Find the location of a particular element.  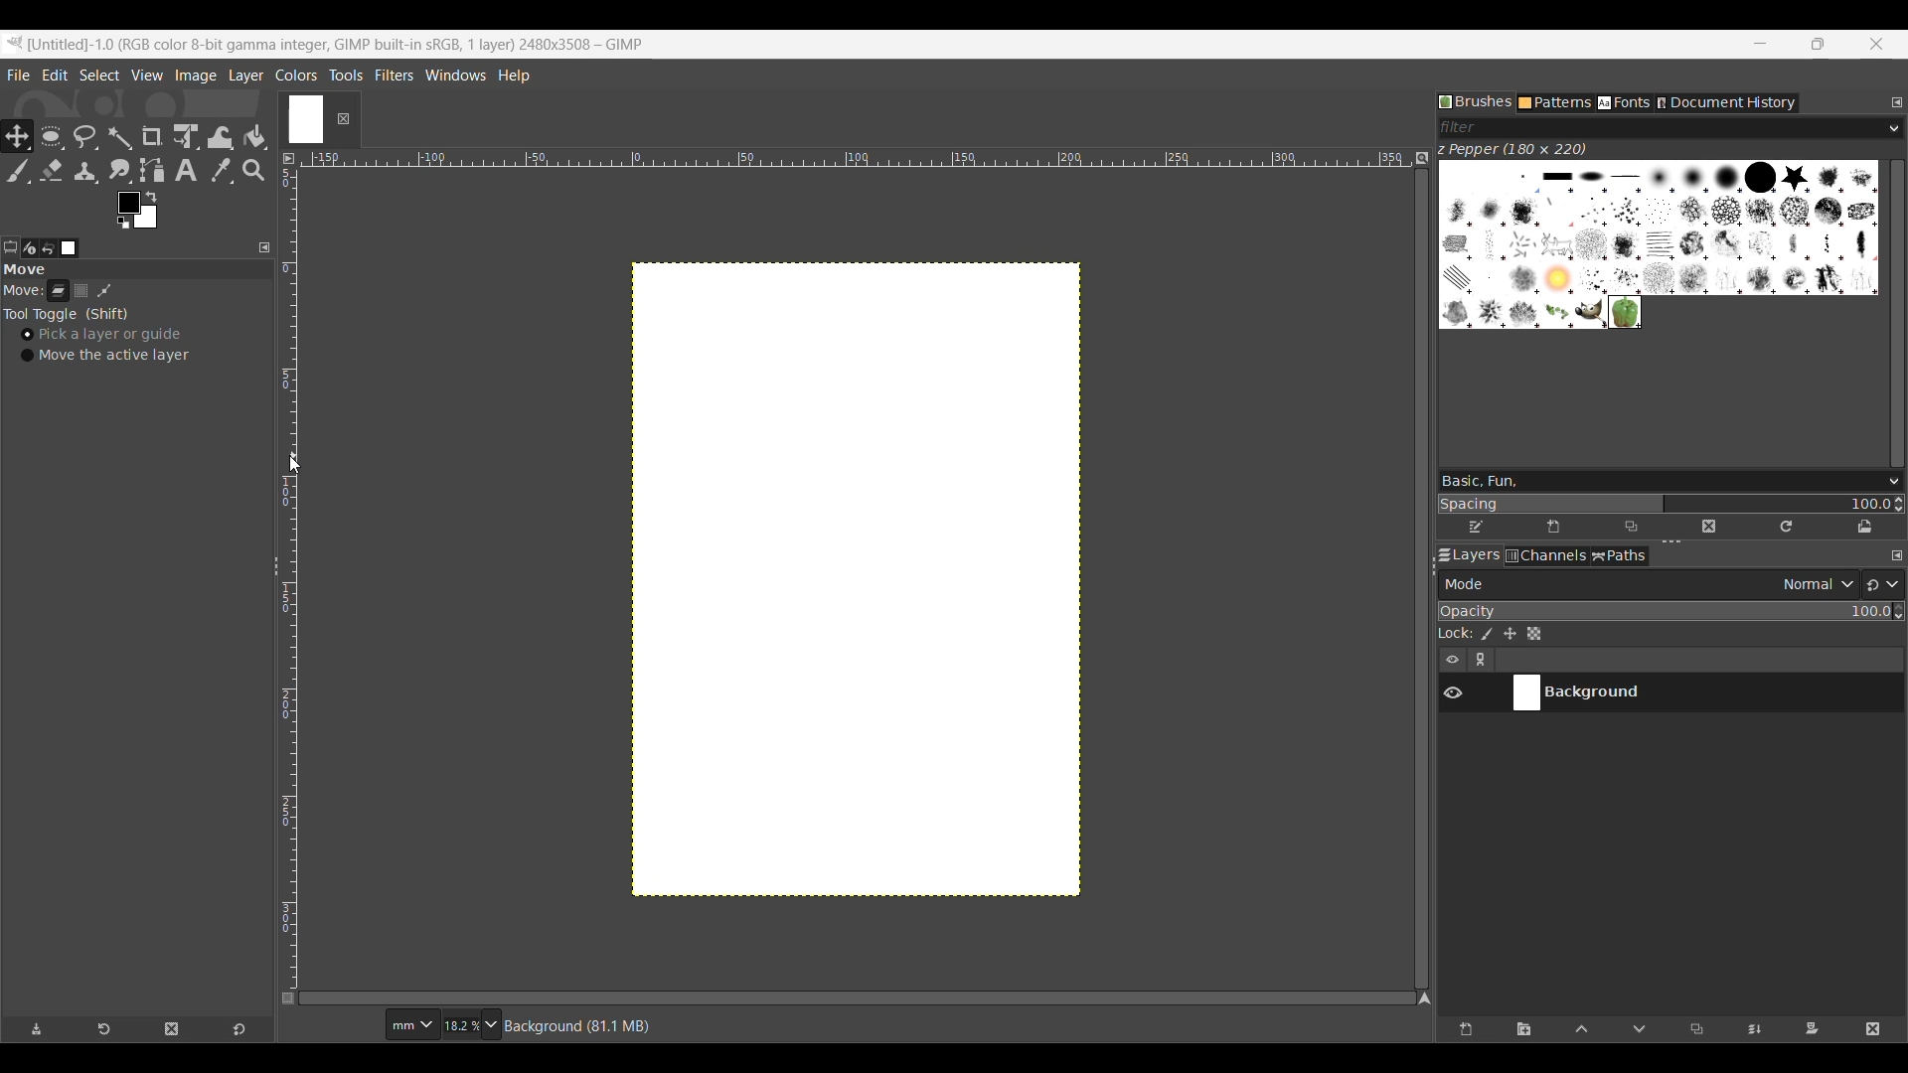

Selection is located at coordinates (85, 293).